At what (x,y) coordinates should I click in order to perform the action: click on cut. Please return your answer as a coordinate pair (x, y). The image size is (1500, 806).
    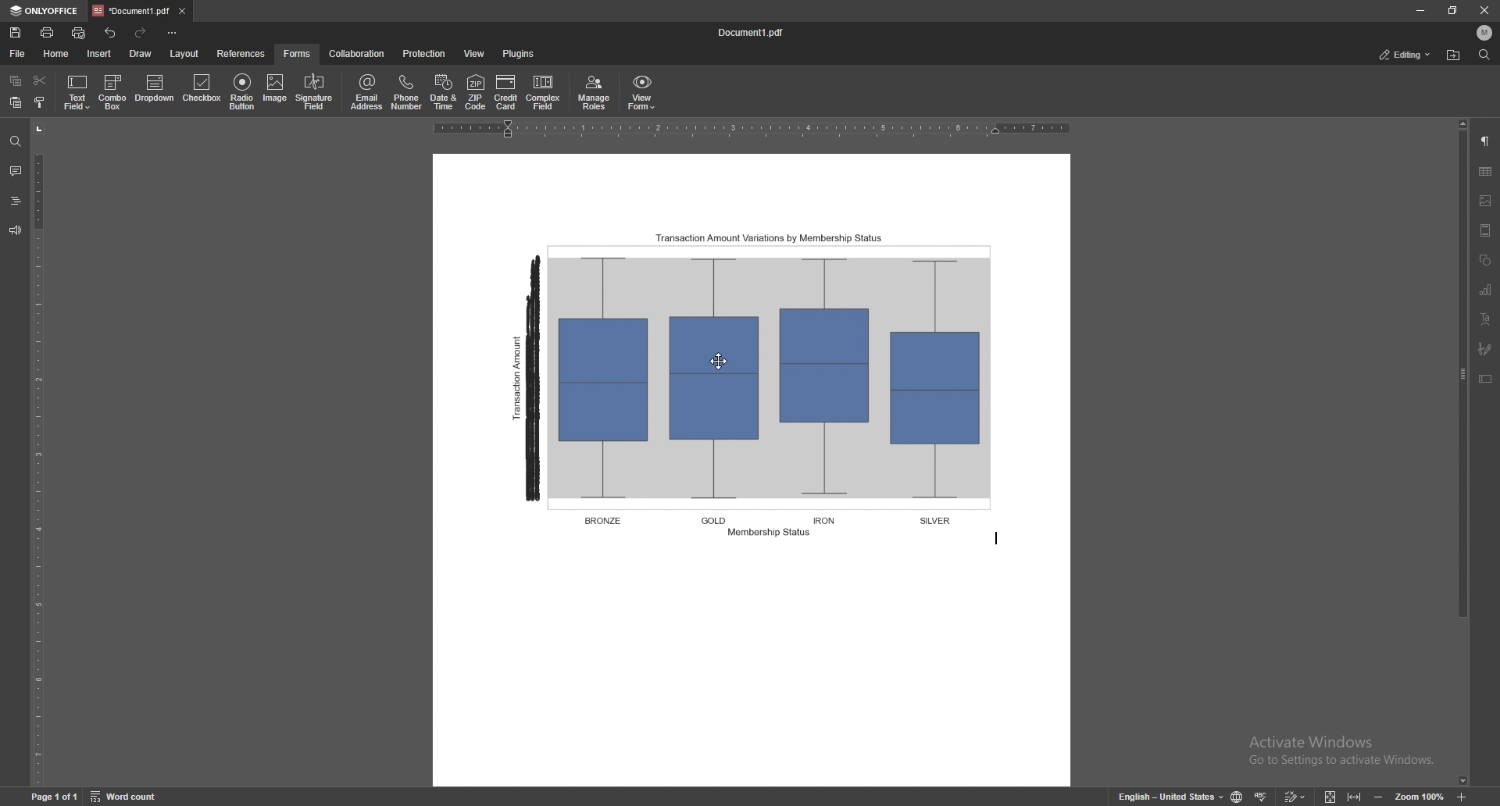
    Looking at the image, I should click on (40, 81).